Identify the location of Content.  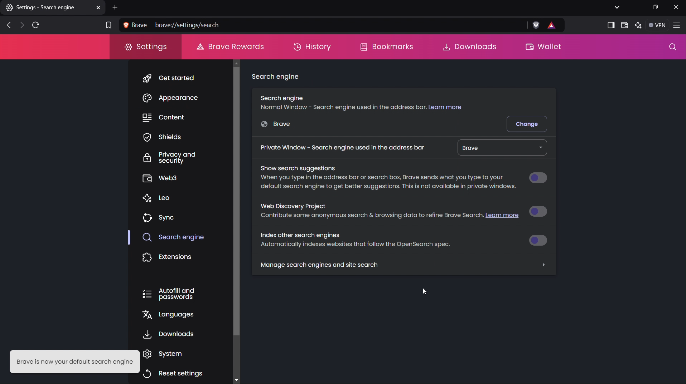
(167, 117).